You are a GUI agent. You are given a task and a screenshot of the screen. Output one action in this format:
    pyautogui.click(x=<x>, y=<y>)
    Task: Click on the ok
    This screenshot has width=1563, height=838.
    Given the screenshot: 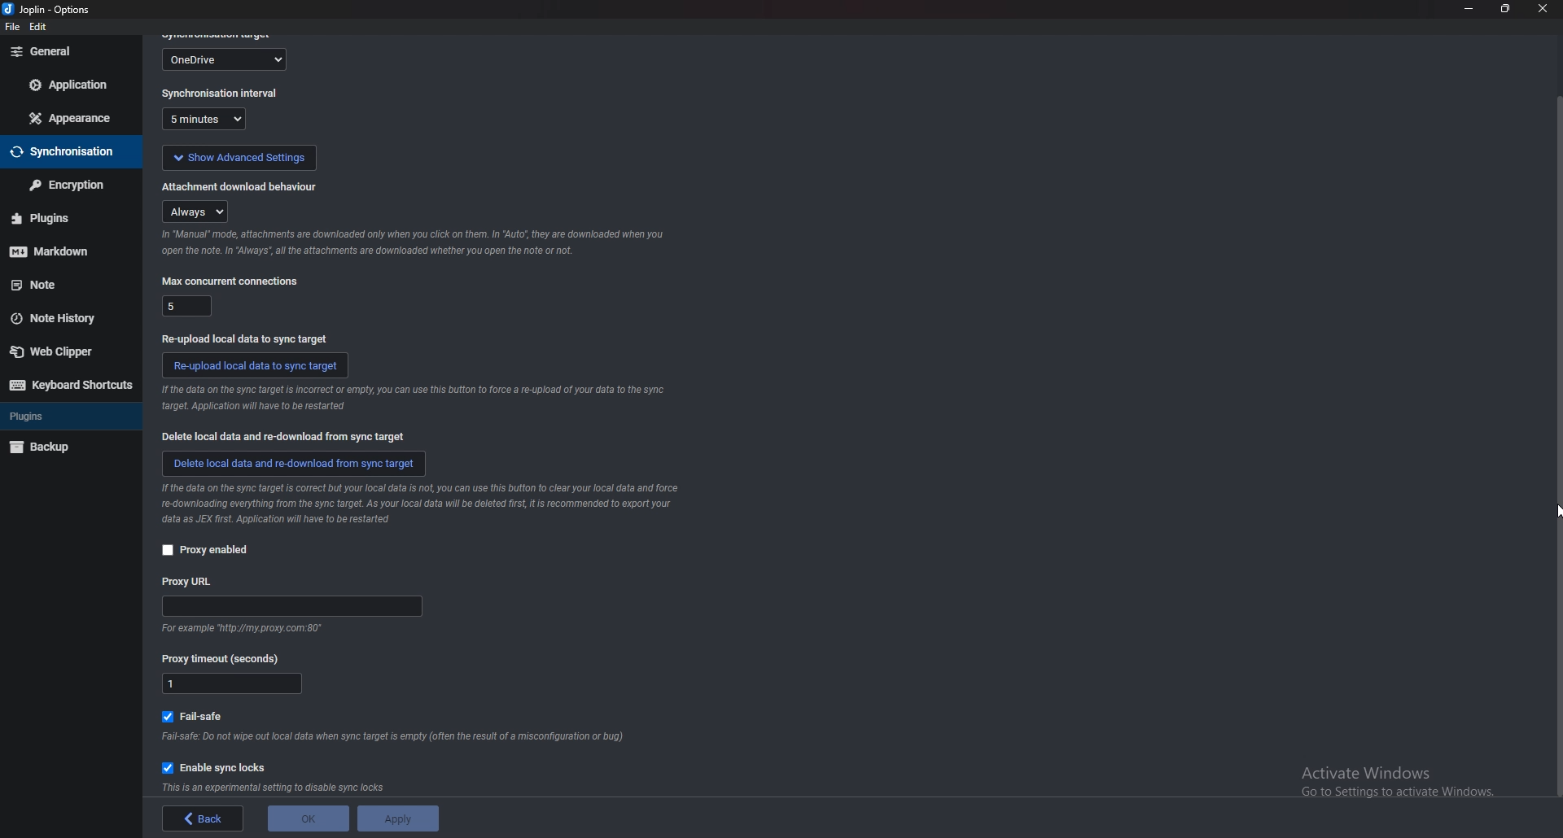 What is the action you would take?
    pyautogui.click(x=306, y=817)
    